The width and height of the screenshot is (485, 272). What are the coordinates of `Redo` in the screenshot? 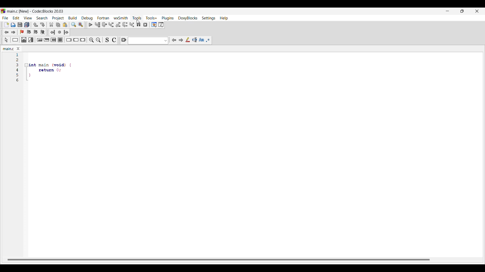 It's located at (42, 25).